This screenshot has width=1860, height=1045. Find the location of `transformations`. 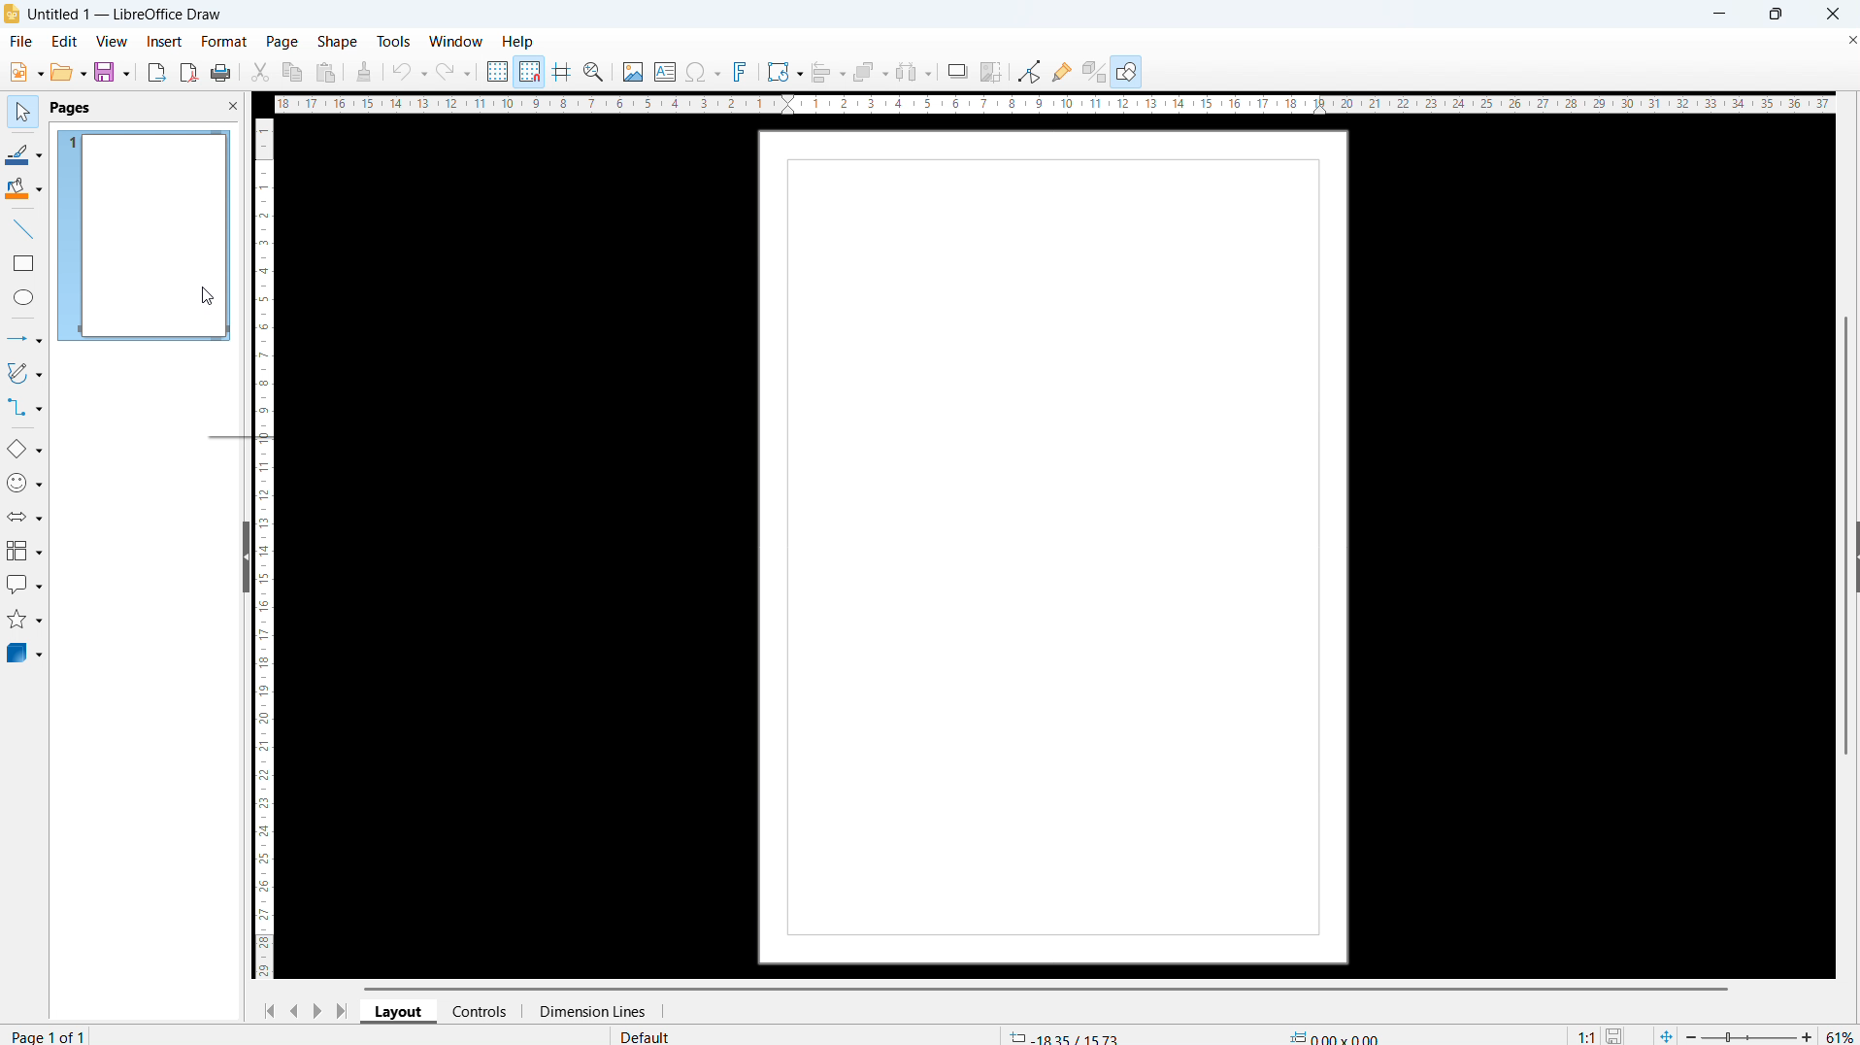

transformations is located at coordinates (784, 71).